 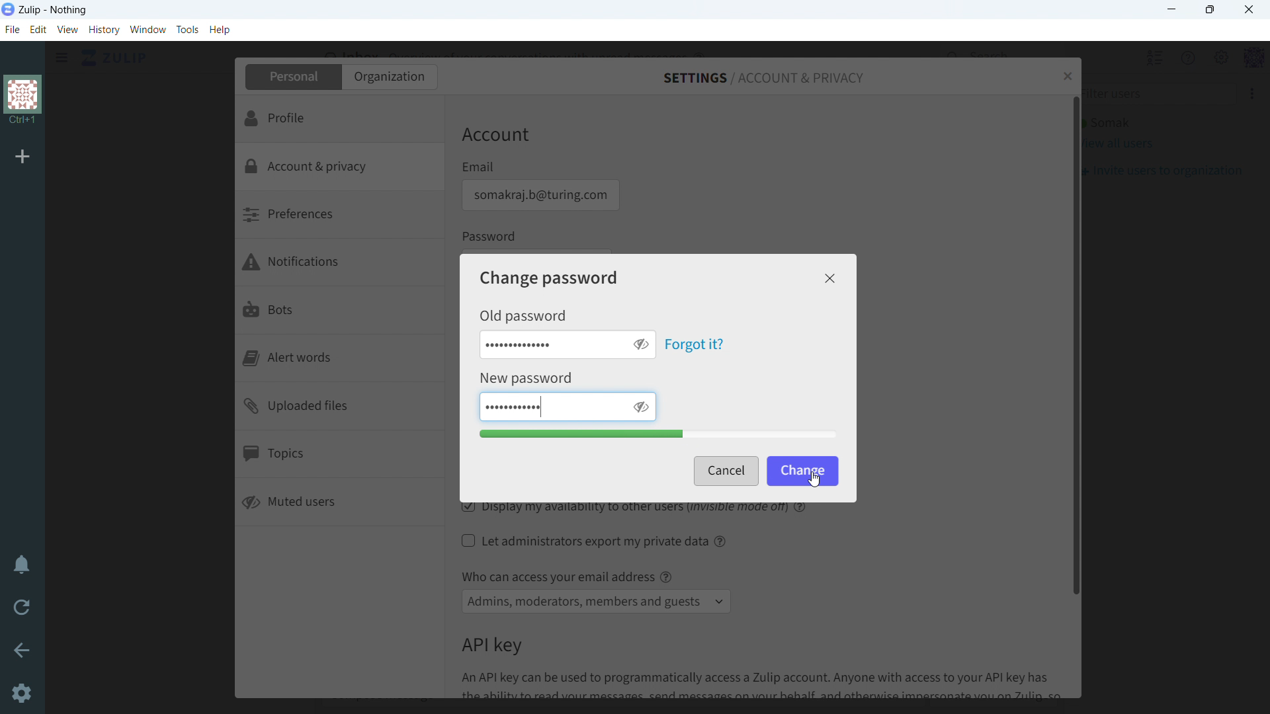 What do you see at coordinates (24, 101) in the screenshot?
I see `organization` at bounding box center [24, 101].